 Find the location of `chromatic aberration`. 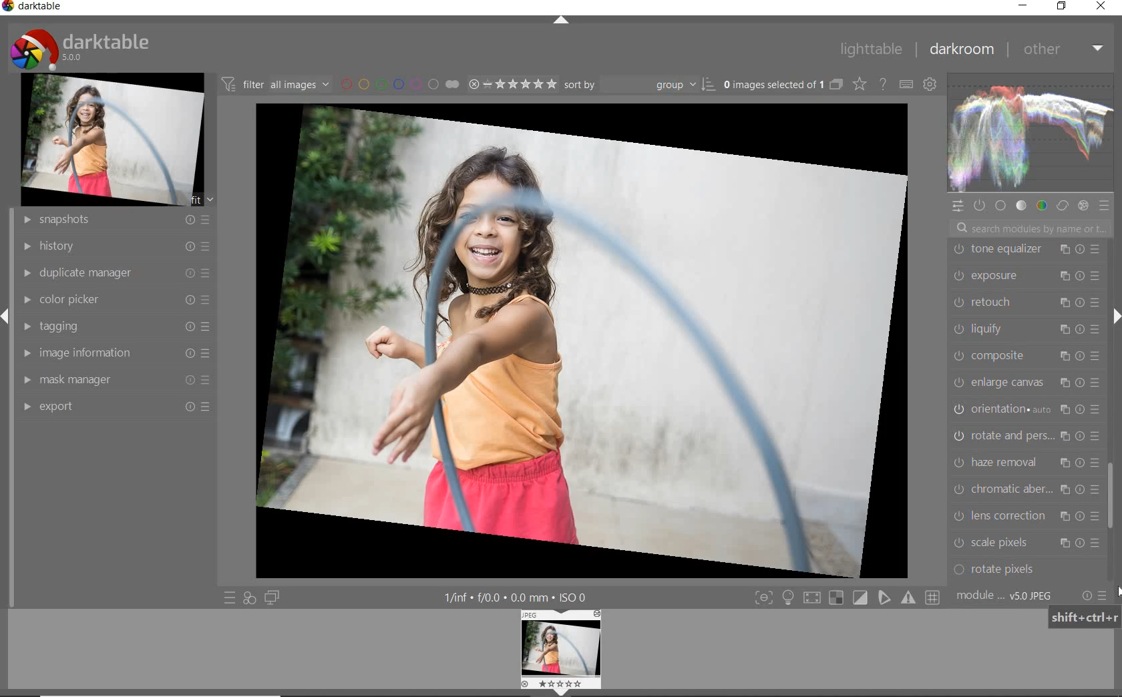

chromatic aberration is located at coordinates (1026, 489).